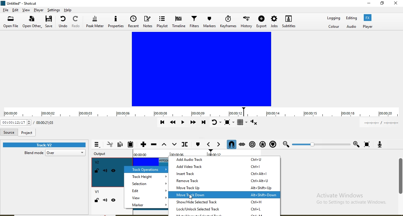 Image resolution: width=403 pixels, height=216 pixels. What do you see at coordinates (194, 23) in the screenshot?
I see `Filters` at bounding box center [194, 23].